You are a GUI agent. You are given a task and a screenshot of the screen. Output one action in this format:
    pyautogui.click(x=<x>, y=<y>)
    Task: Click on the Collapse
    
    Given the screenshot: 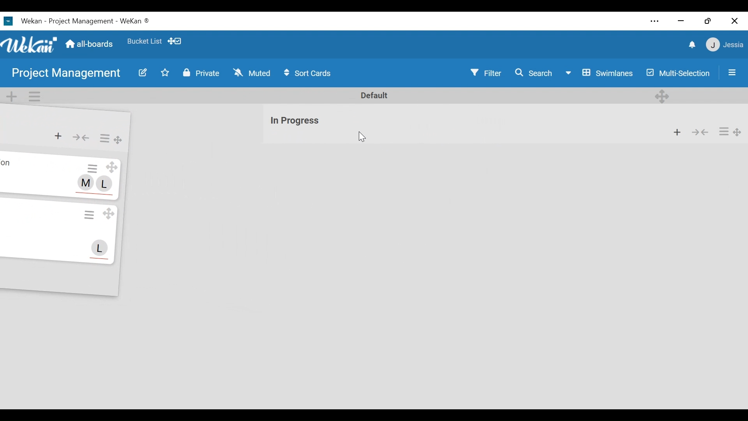 What is the action you would take?
    pyautogui.click(x=81, y=137)
    